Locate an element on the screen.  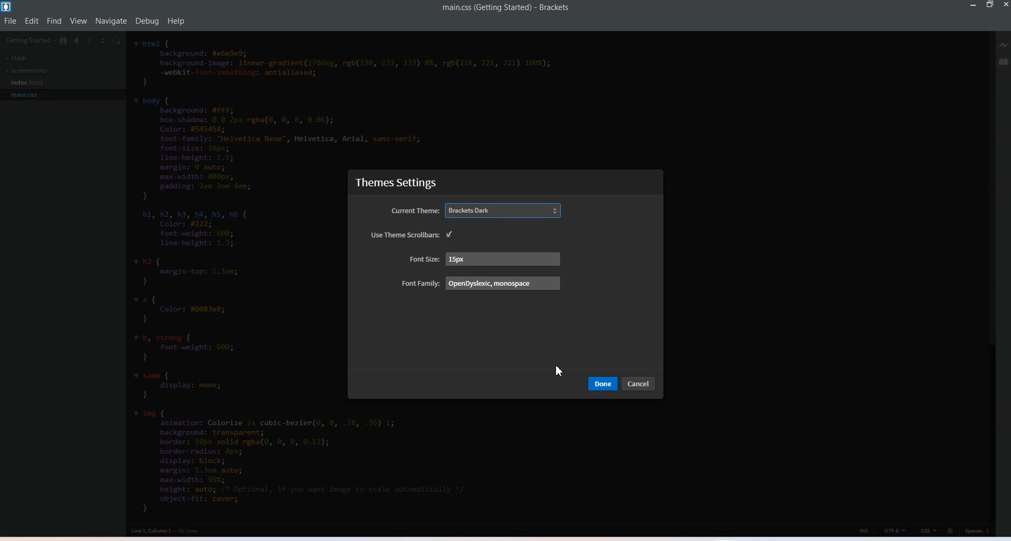
Spaces 1 is located at coordinates (978, 530).